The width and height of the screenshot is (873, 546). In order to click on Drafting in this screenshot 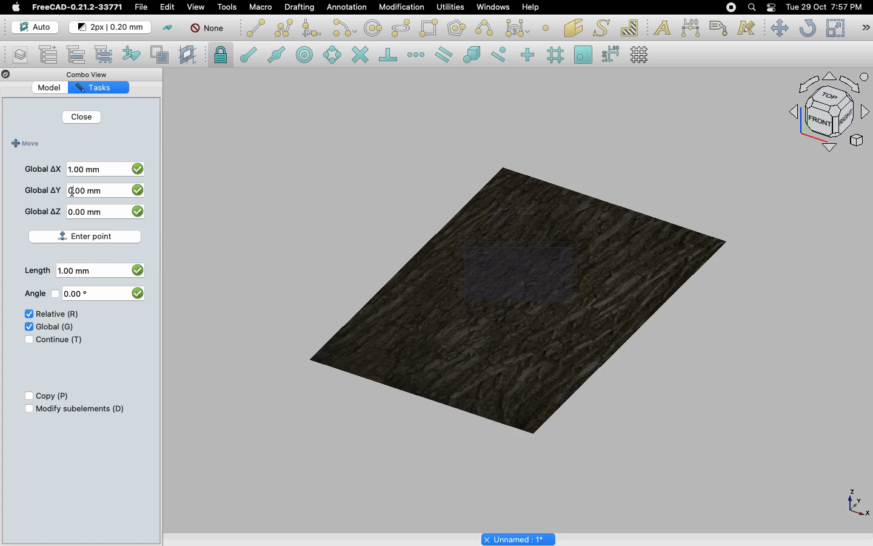, I will do `click(301, 7)`.